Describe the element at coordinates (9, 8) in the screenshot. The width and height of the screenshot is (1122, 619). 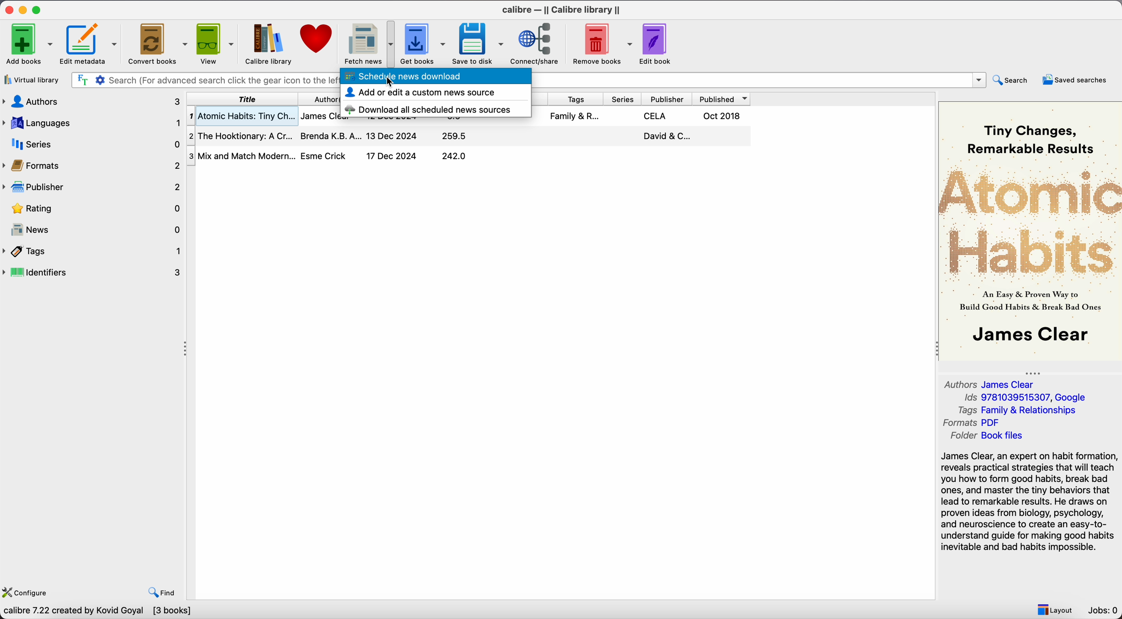
I see `close program` at that location.